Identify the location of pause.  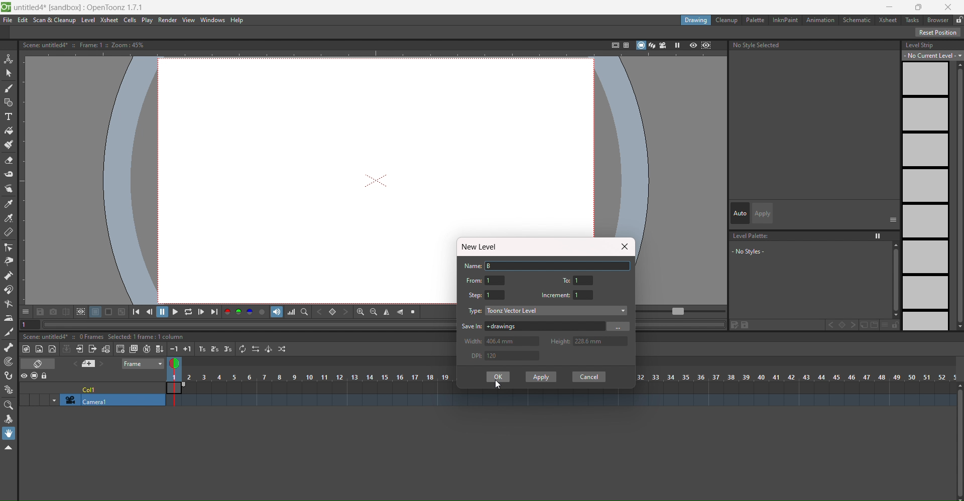
(163, 312).